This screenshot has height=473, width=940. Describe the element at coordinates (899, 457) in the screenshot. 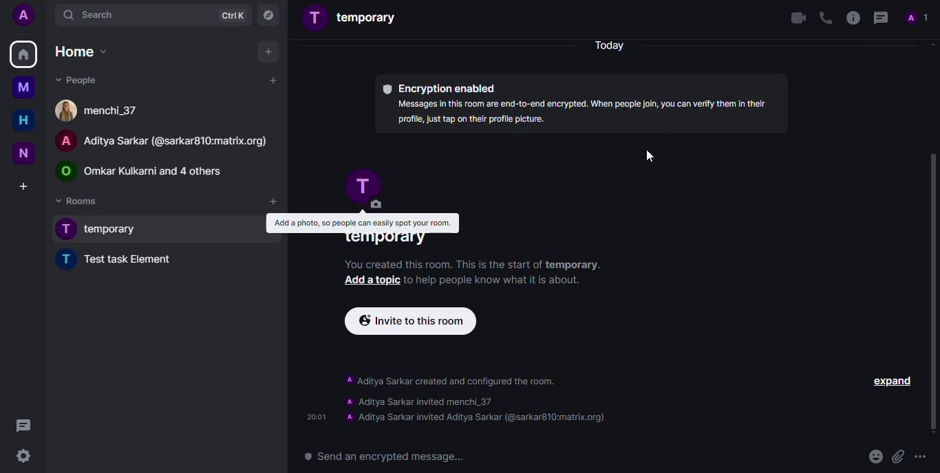

I see `attach` at that location.